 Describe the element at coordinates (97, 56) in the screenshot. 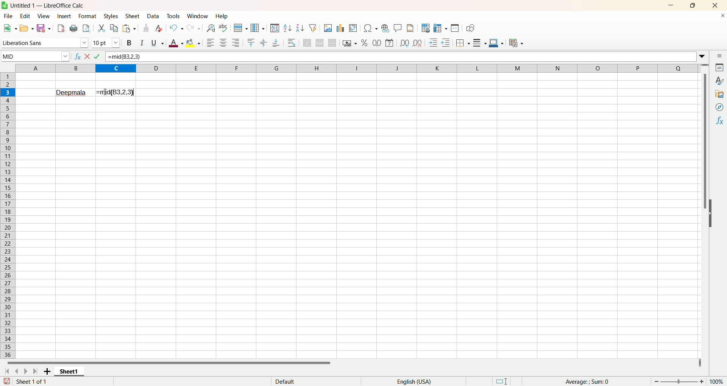

I see `Formula` at that location.